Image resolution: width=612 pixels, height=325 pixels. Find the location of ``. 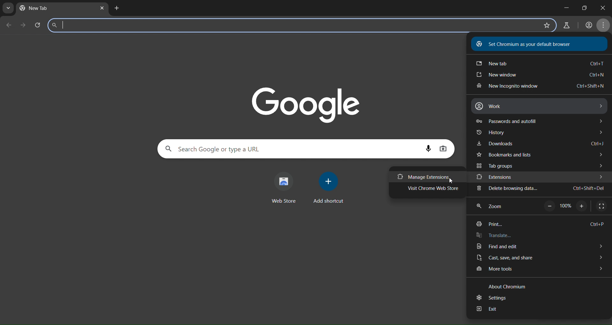

 is located at coordinates (566, 206).